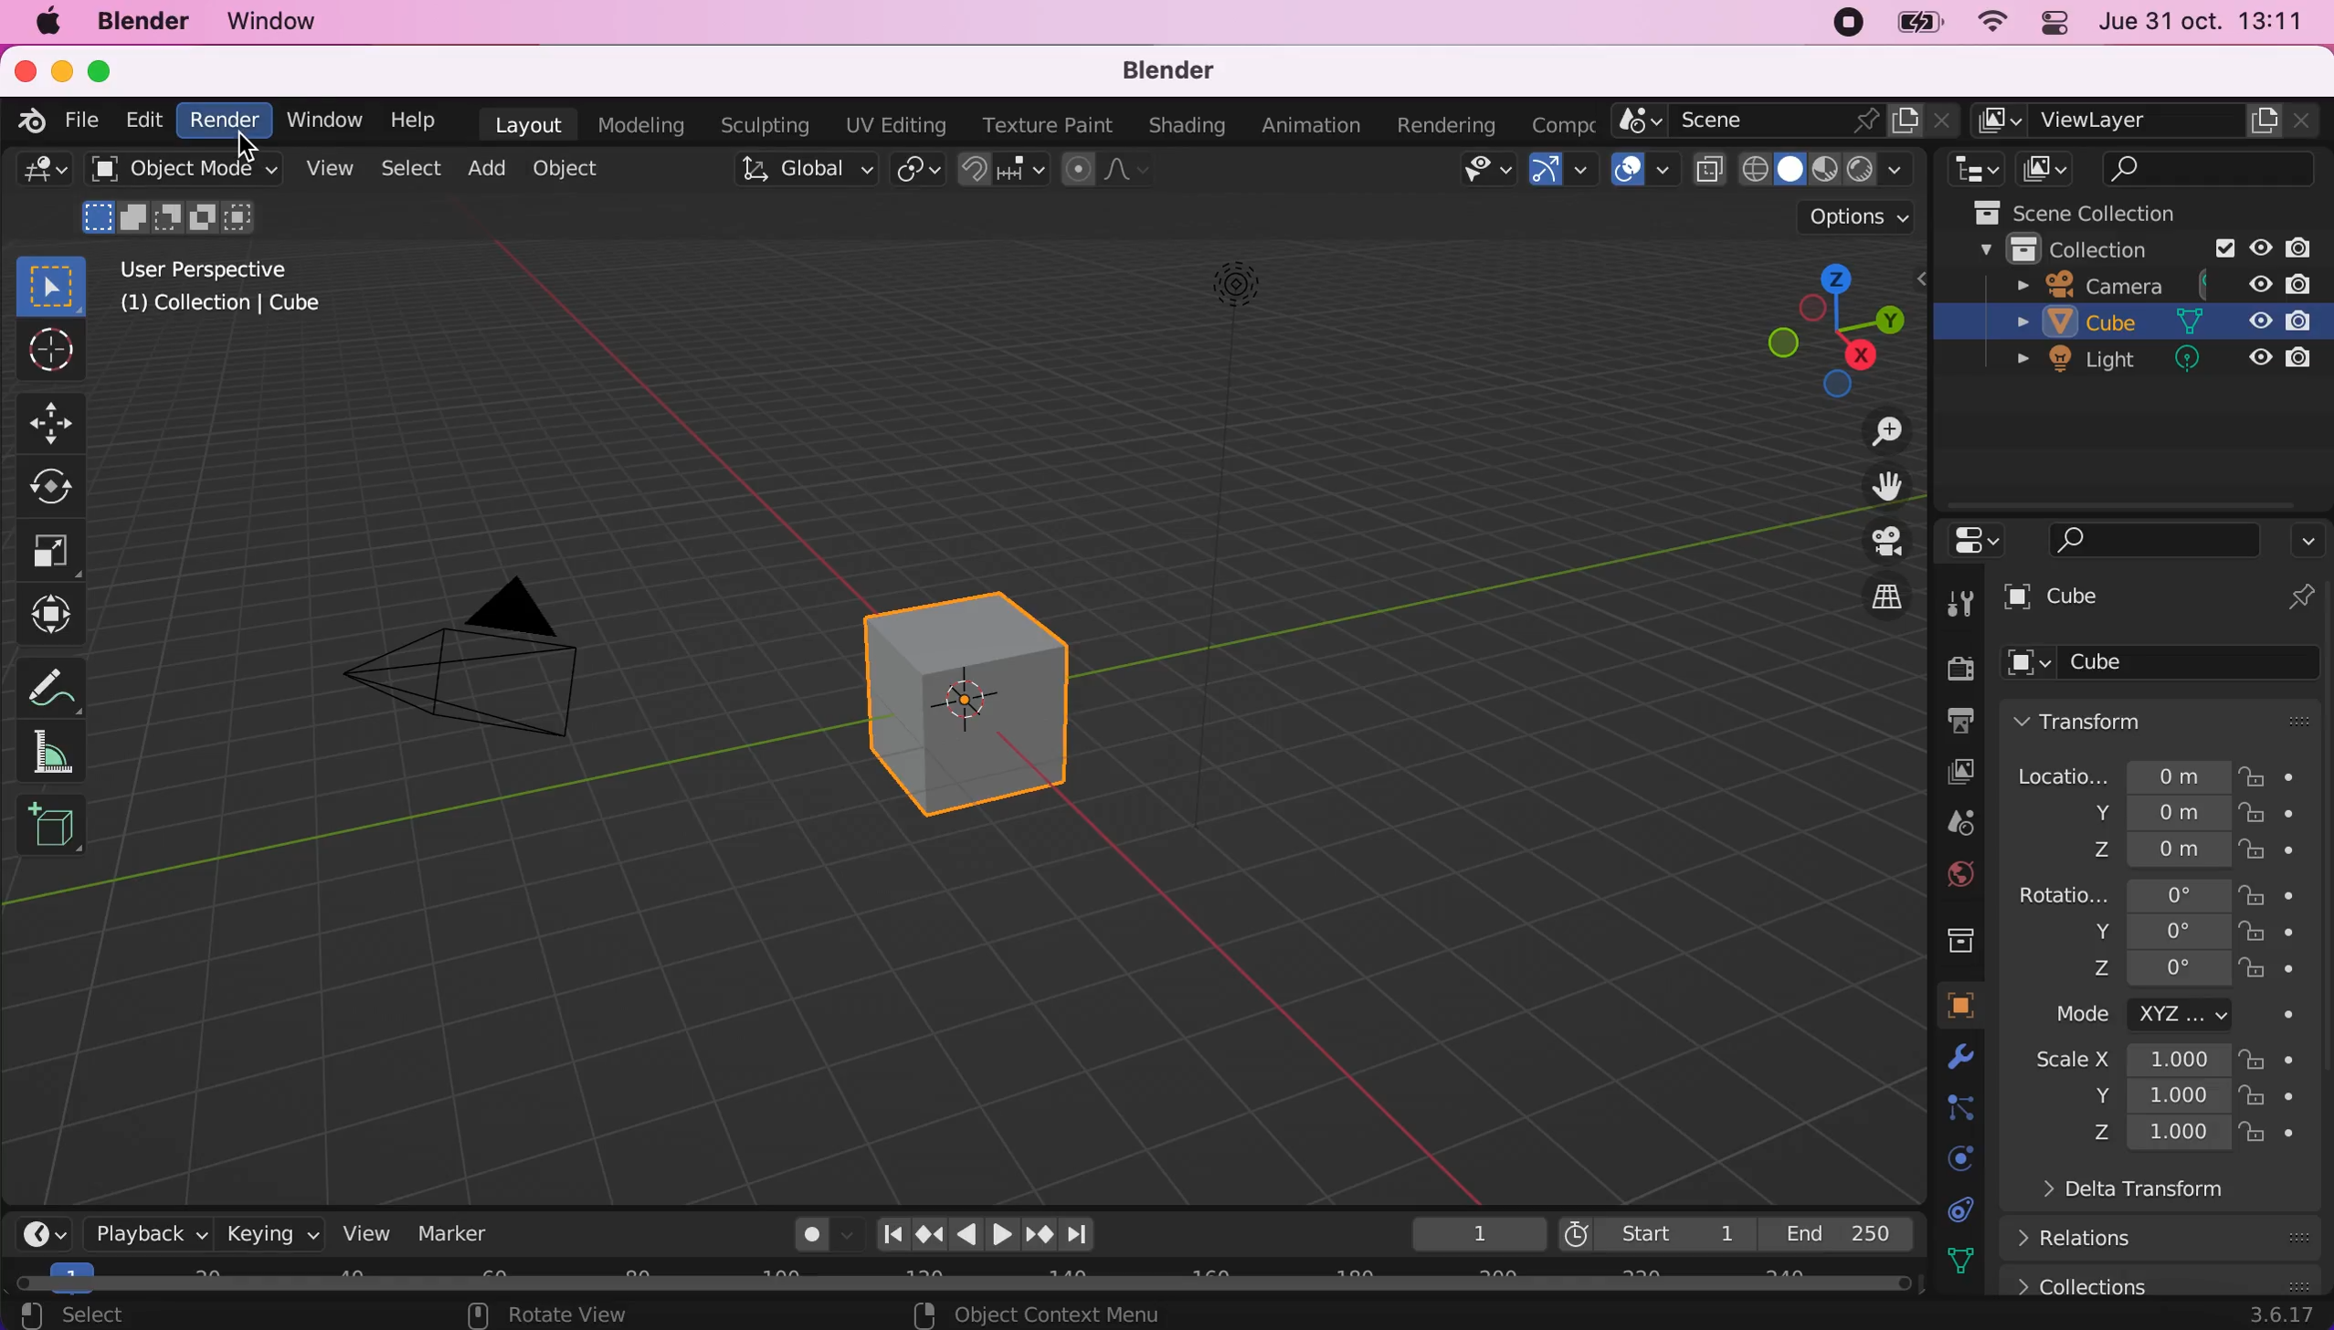  What do you see at coordinates (2138, 848) in the screenshot?
I see `location z` at bounding box center [2138, 848].